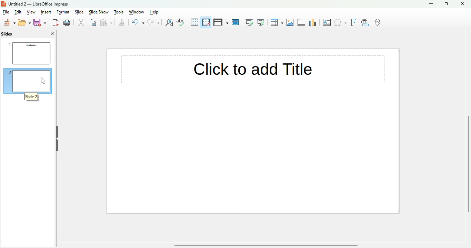 The height and width of the screenshot is (248, 471). I want to click on view, so click(31, 12).